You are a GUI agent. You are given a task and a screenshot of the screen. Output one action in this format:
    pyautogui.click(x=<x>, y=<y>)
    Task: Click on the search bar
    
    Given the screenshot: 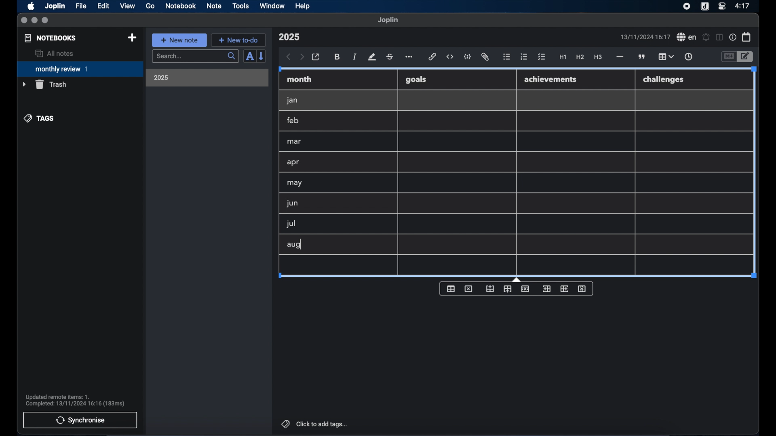 What is the action you would take?
    pyautogui.click(x=195, y=57)
    